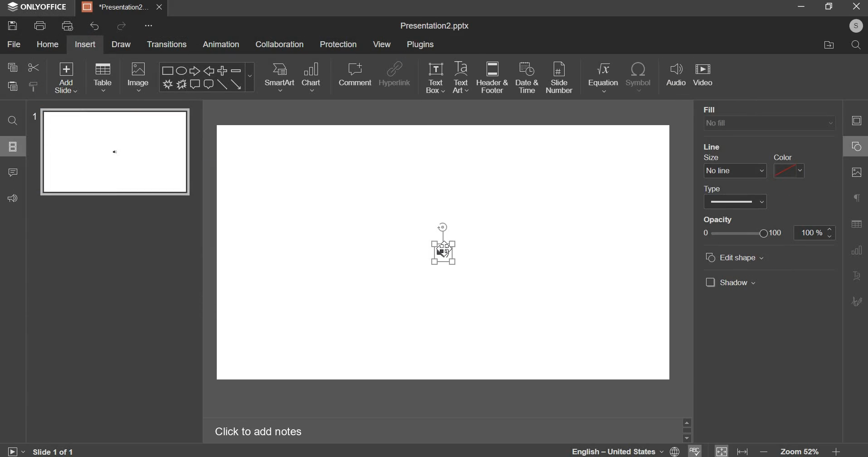  Describe the element at coordinates (741, 450) in the screenshot. I see `fit to width` at that location.